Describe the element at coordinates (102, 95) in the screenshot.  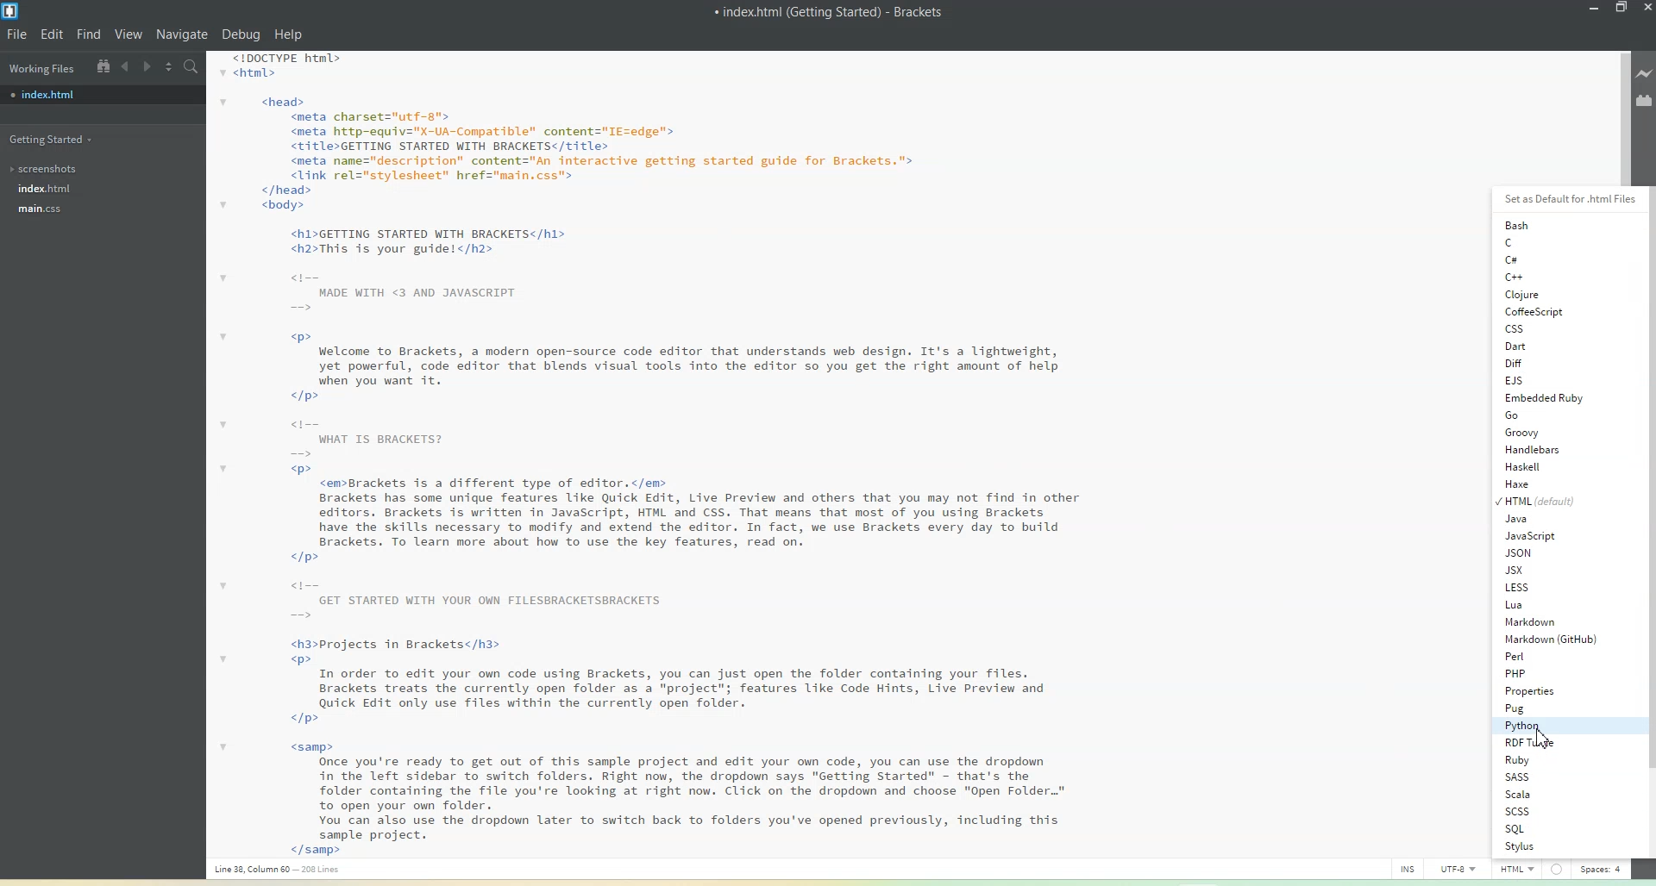
I see `Index.html` at that location.